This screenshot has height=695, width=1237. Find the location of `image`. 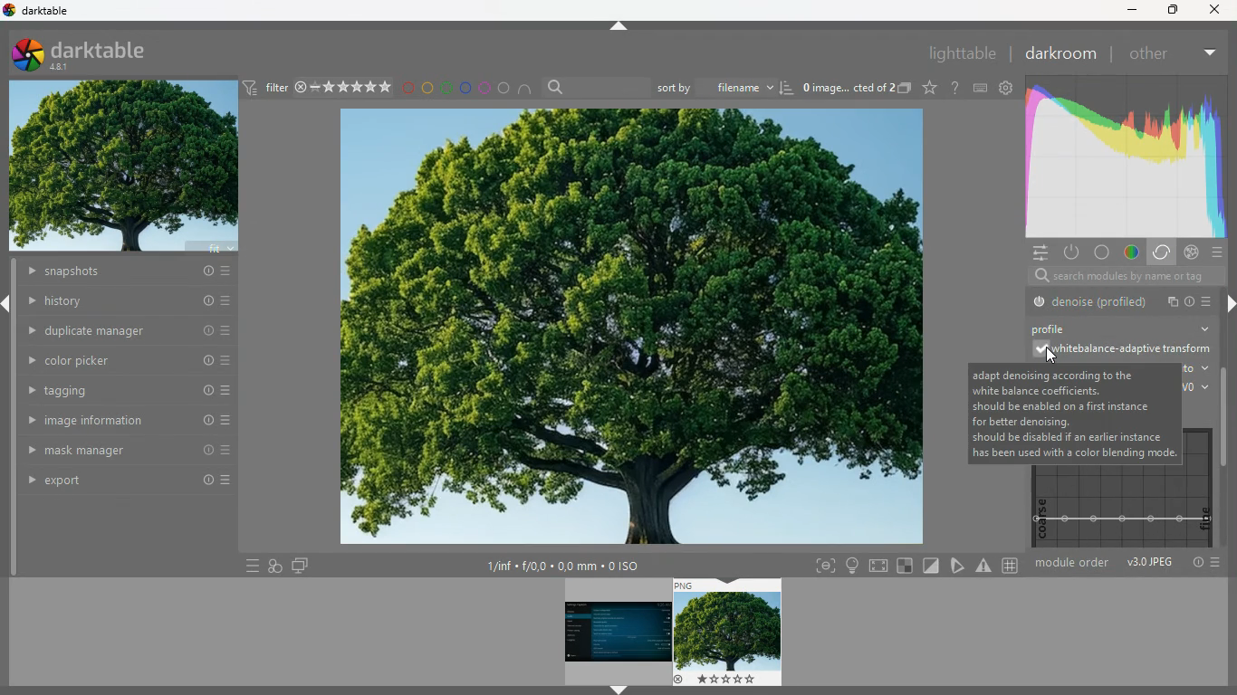

image is located at coordinates (609, 630).